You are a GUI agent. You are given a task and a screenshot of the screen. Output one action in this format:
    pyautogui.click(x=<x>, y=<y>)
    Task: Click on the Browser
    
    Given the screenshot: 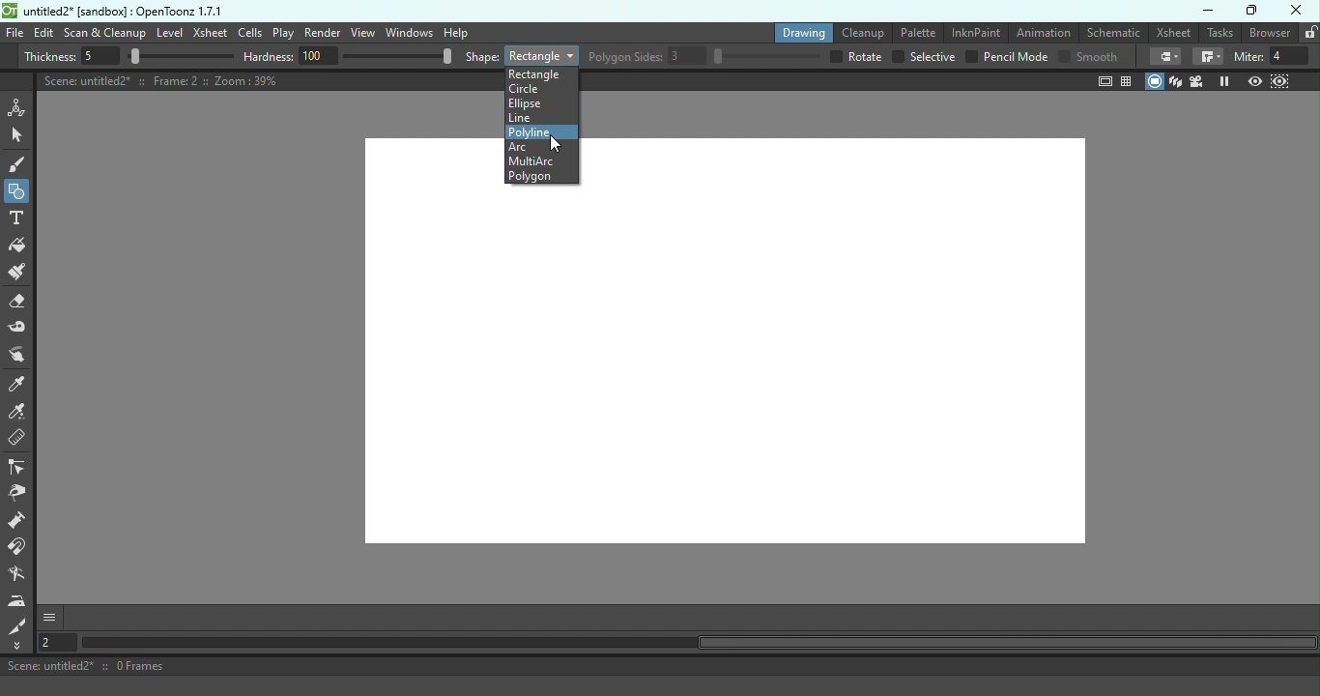 What is the action you would take?
    pyautogui.click(x=1271, y=33)
    